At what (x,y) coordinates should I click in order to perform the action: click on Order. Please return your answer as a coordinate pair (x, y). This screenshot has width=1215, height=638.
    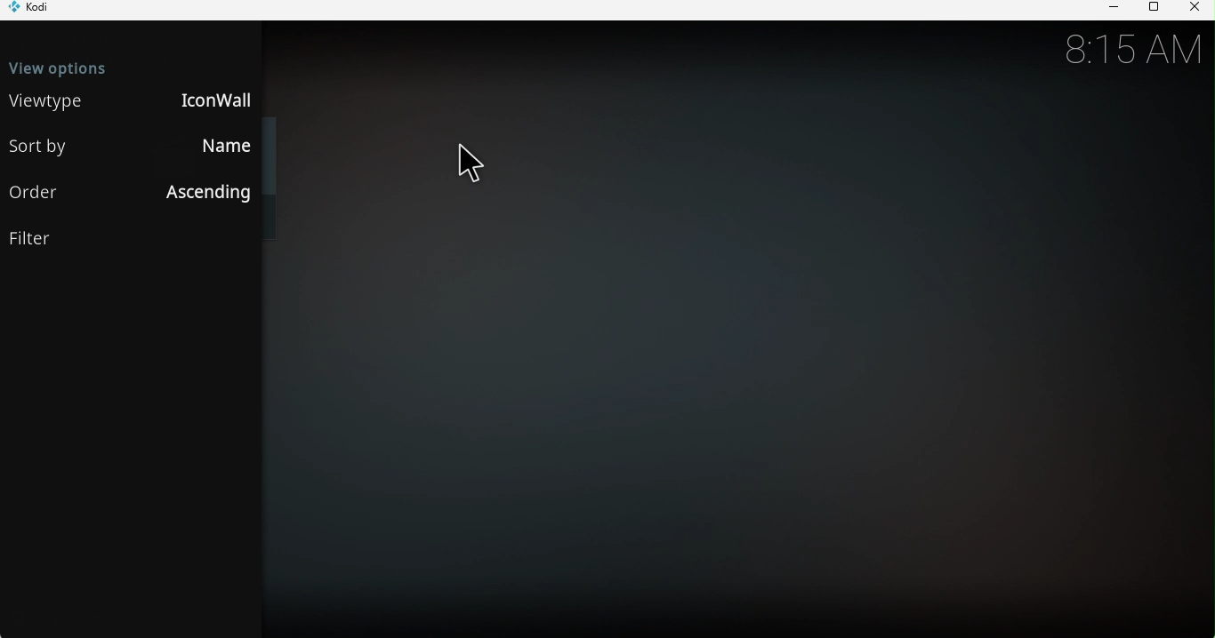
    Looking at the image, I should click on (39, 194).